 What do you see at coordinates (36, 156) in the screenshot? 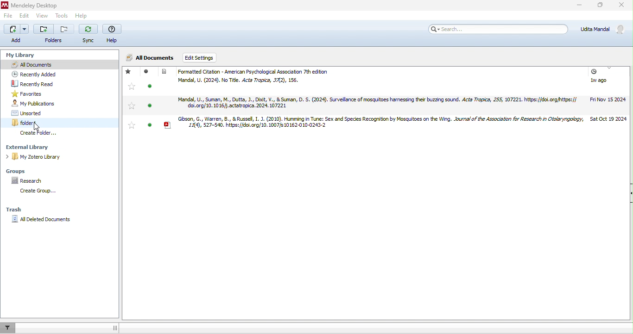
I see `my zotero library` at bounding box center [36, 156].